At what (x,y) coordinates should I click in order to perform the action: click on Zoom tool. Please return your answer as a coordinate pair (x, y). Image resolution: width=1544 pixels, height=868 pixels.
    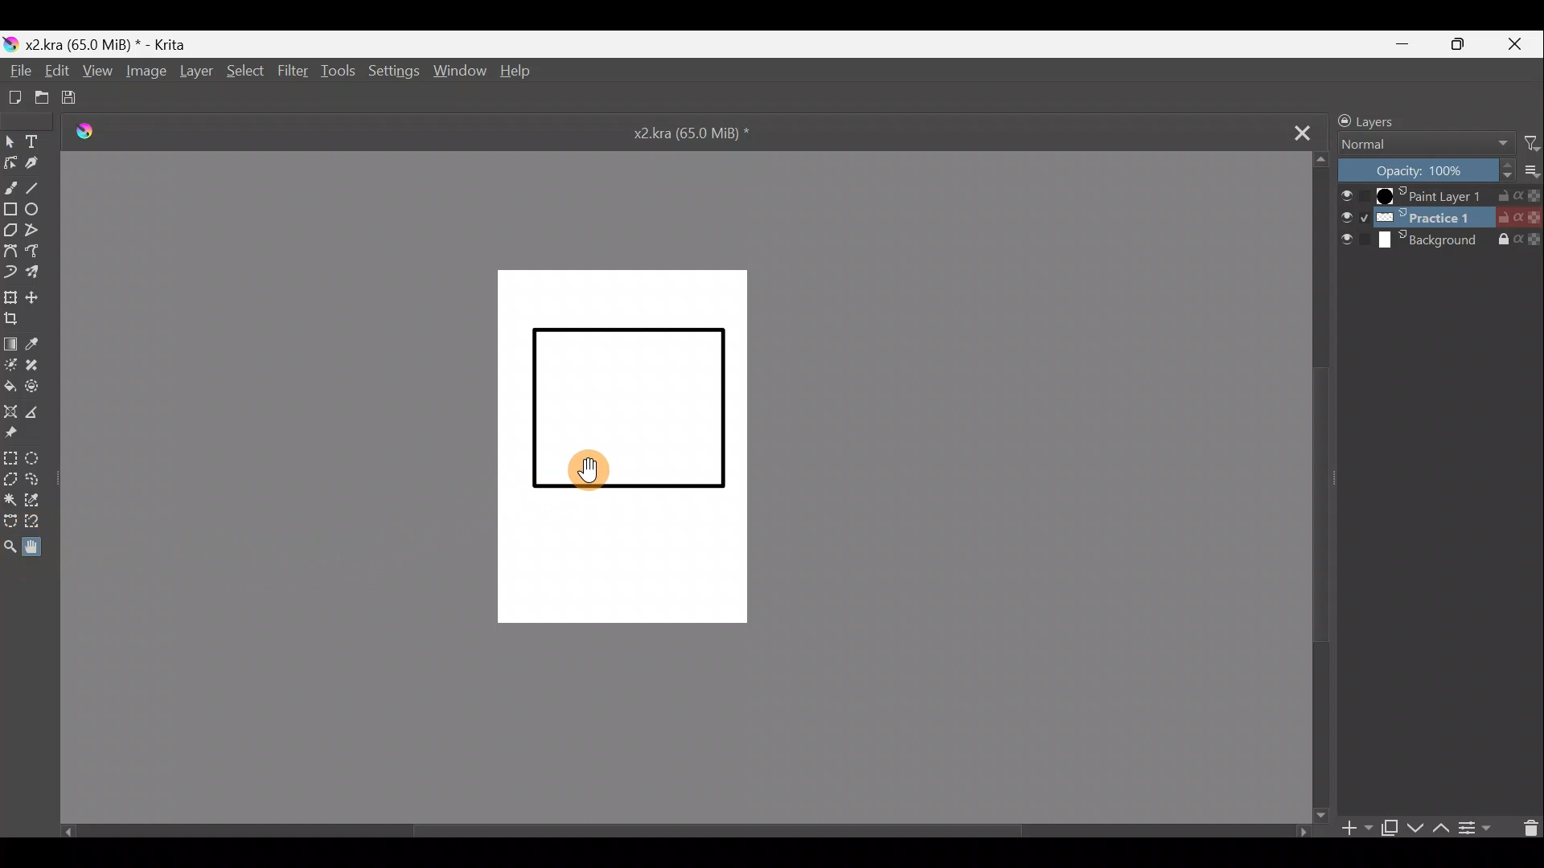
    Looking at the image, I should click on (11, 547).